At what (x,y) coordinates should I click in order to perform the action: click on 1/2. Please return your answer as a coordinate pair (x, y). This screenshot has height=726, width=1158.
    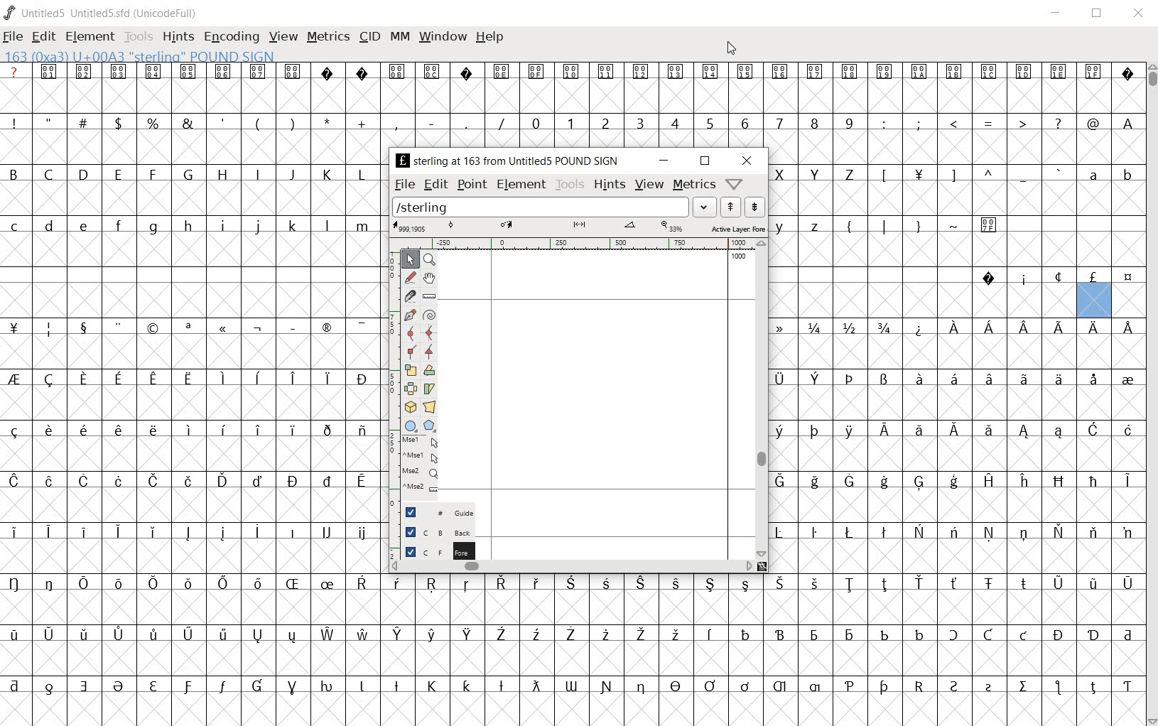
    Looking at the image, I should click on (848, 326).